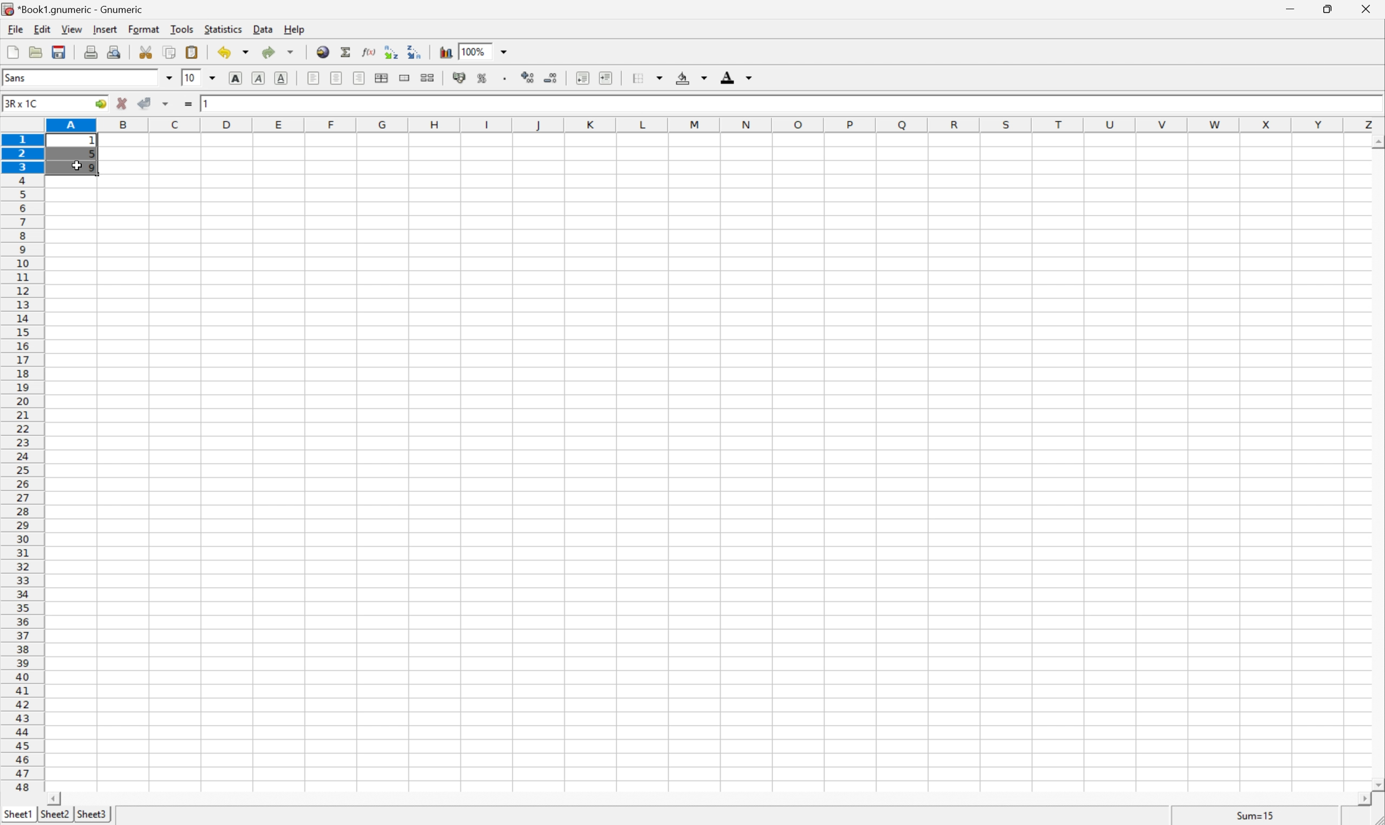  Describe the element at coordinates (22, 77) in the screenshot. I see `font` at that location.